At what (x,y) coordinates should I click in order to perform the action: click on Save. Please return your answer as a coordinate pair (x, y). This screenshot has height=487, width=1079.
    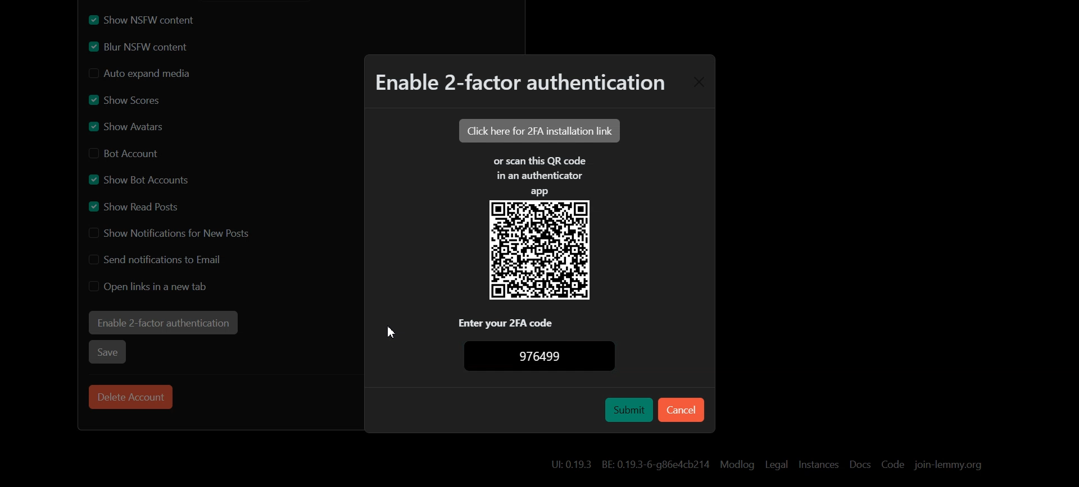
    Looking at the image, I should click on (108, 351).